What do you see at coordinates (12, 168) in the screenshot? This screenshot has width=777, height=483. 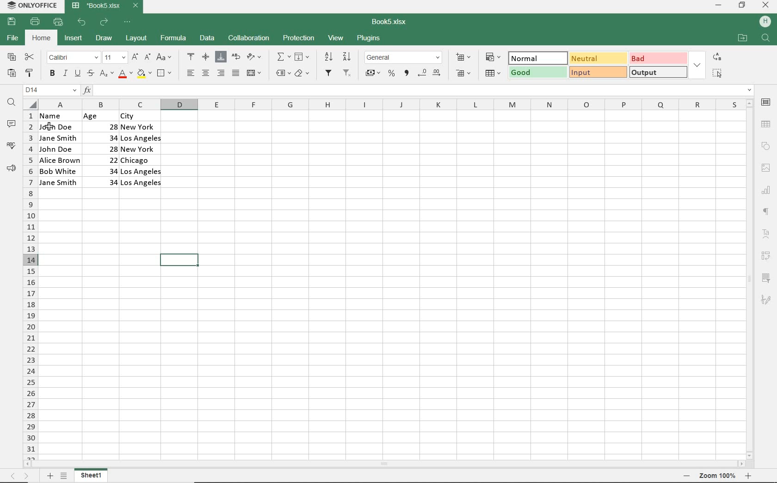 I see `FEEDBACK & SUPPORT` at bounding box center [12, 168].